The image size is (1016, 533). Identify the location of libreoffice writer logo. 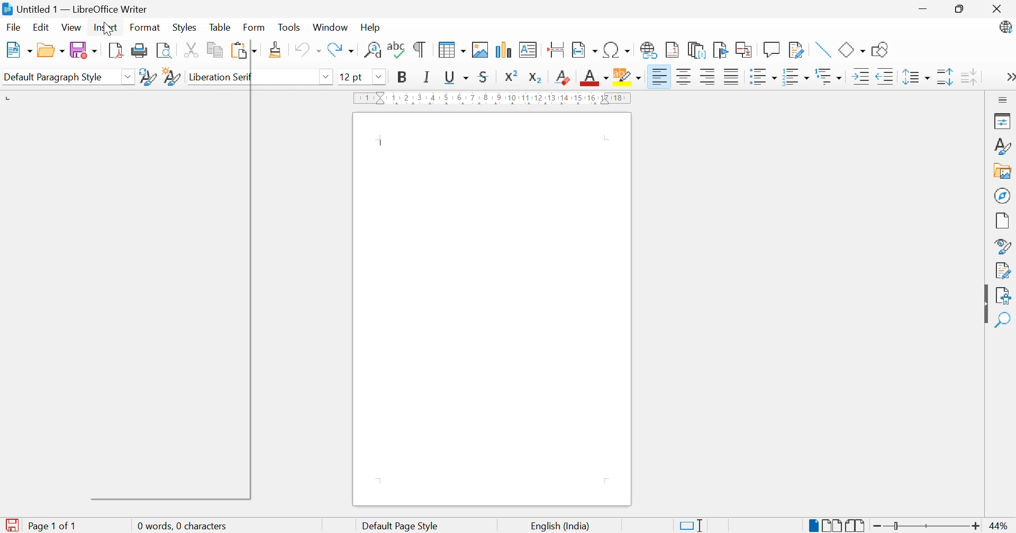
(7, 9).